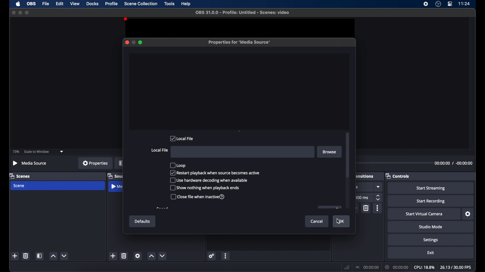 The height and width of the screenshot is (272, 485). I want to click on control center, so click(450, 4).